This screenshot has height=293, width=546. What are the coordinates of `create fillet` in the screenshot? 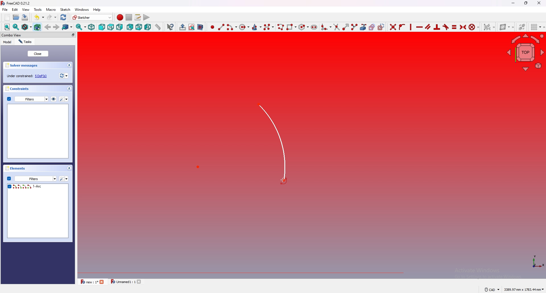 It's located at (326, 27).